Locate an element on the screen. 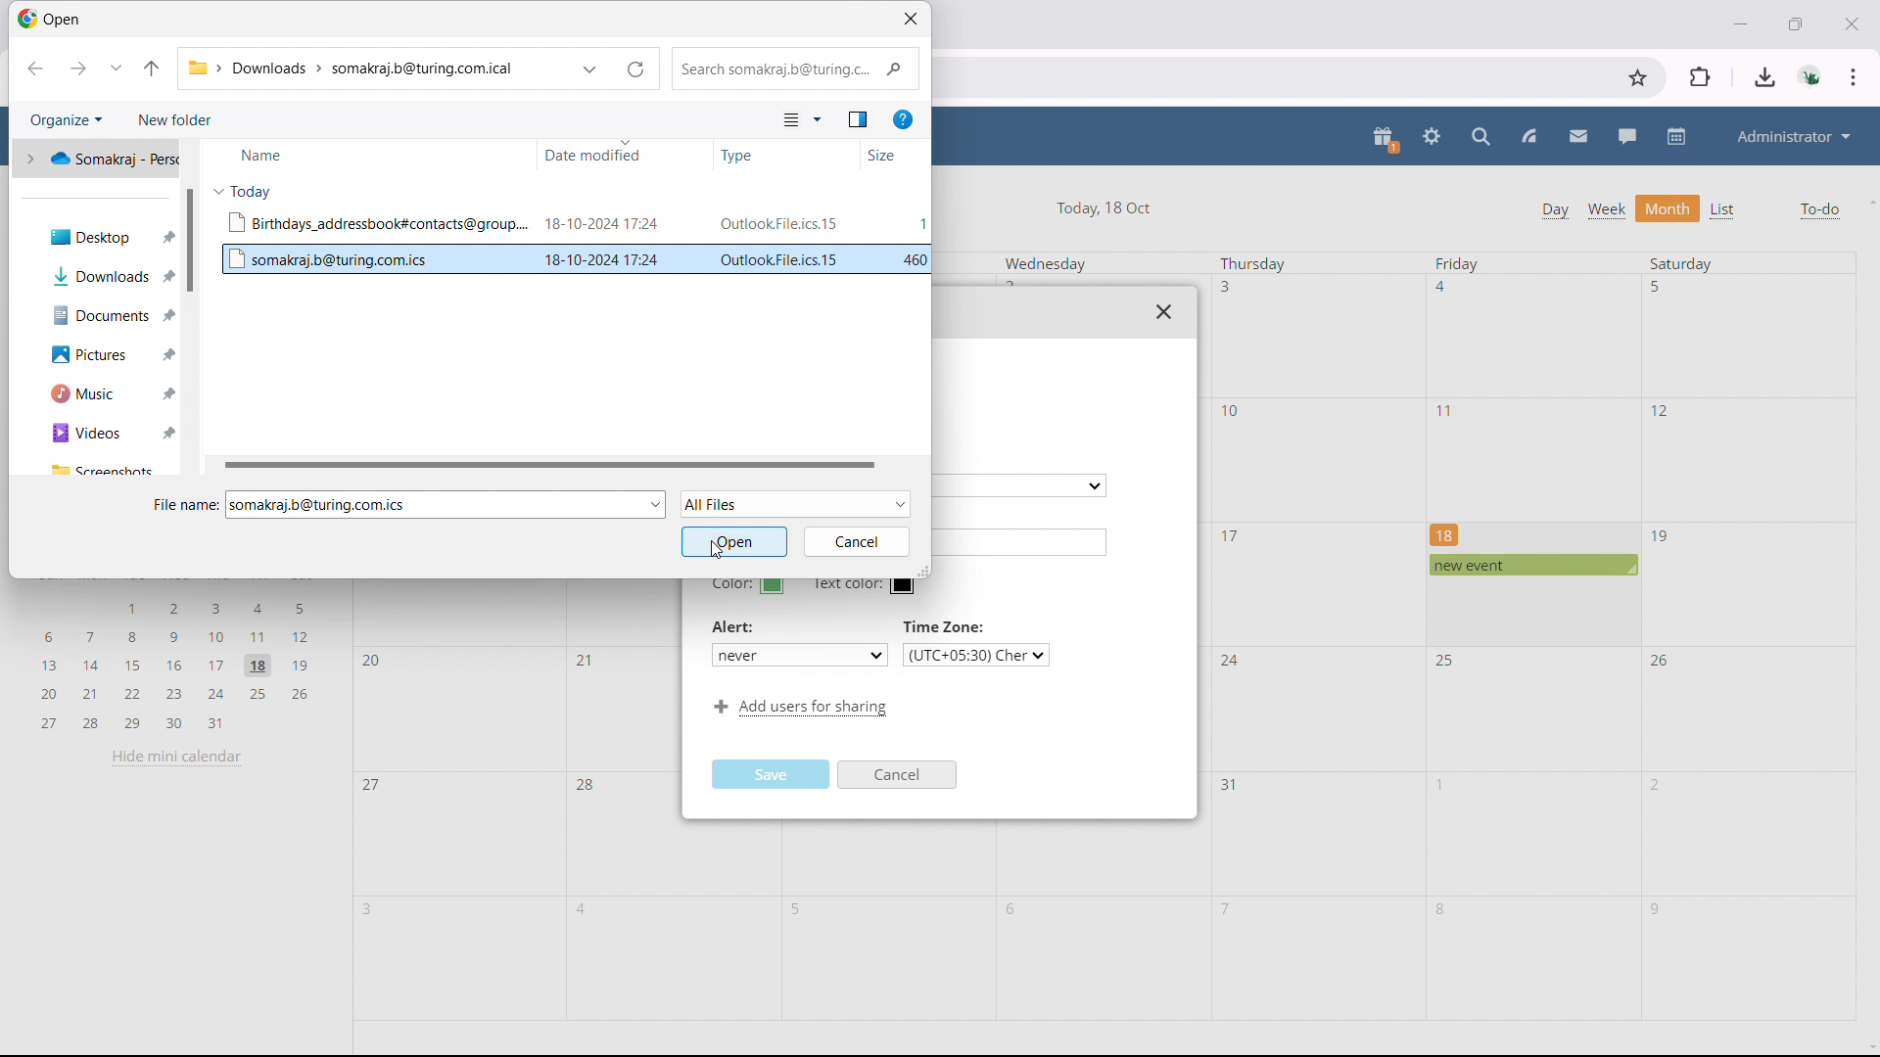 Image resolution: width=1880 pixels, height=1057 pixels. 11 is located at coordinates (1448, 411).